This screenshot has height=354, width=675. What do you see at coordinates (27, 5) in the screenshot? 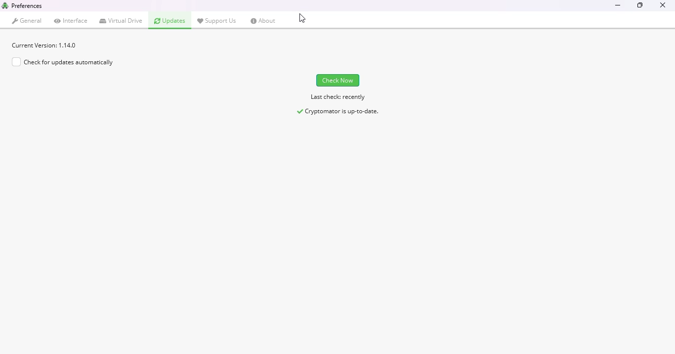
I see `preferences` at bounding box center [27, 5].